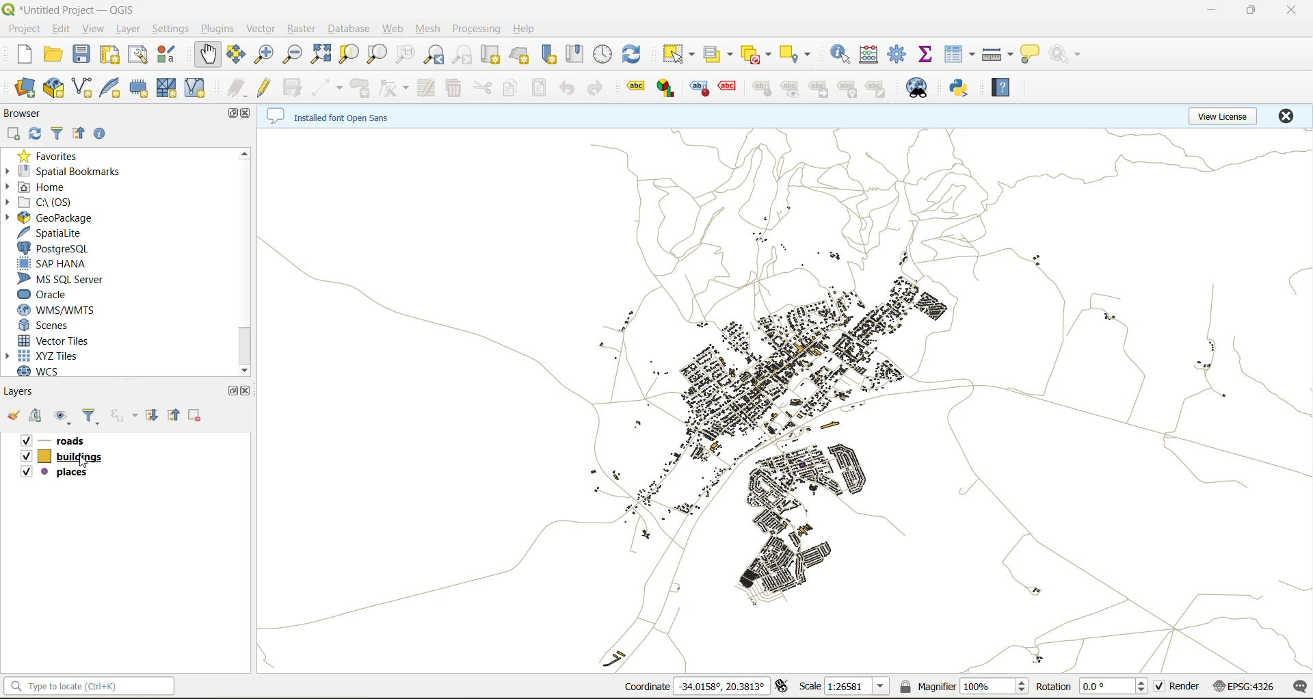 This screenshot has height=699, width=1313. Describe the element at coordinates (959, 89) in the screenshot. I see `python` at that location.